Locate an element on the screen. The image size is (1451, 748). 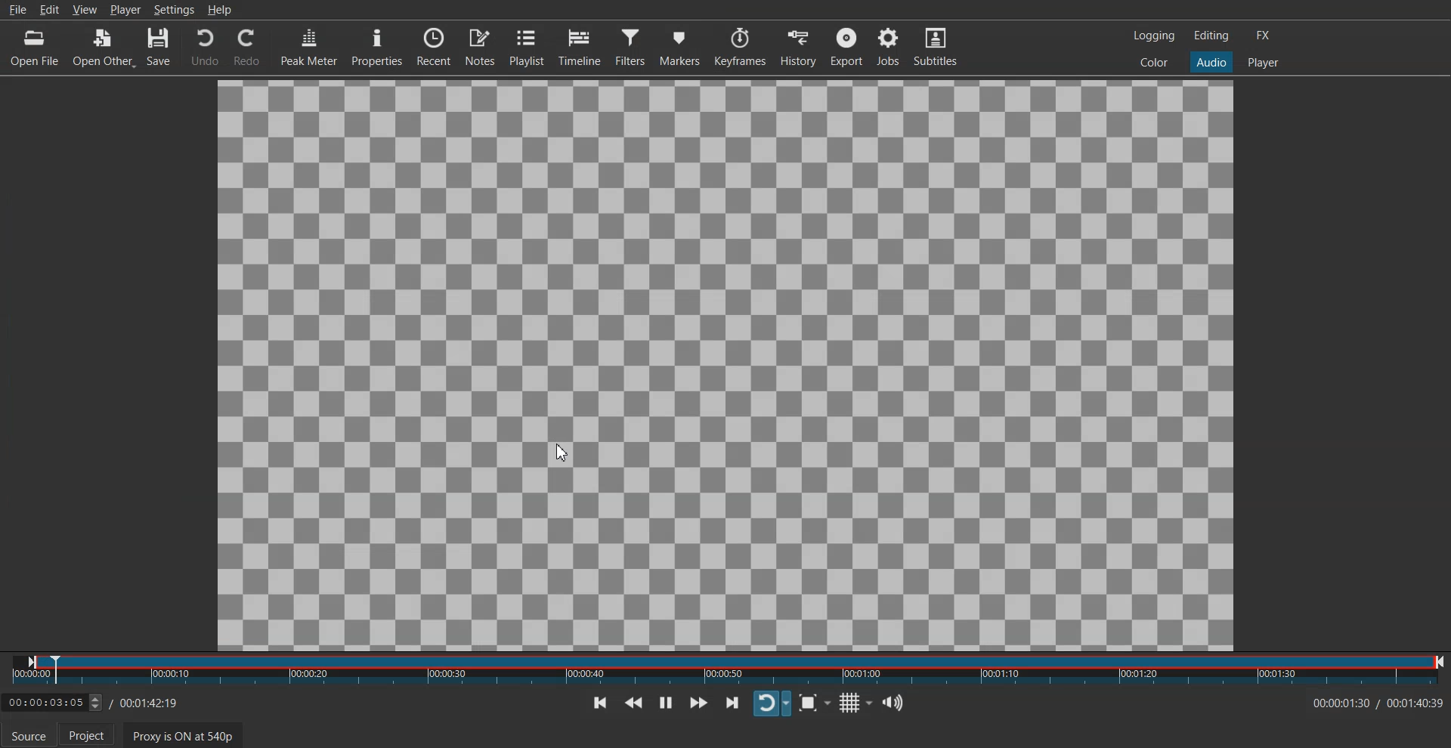
Recent is located at coordinates (434, 46).